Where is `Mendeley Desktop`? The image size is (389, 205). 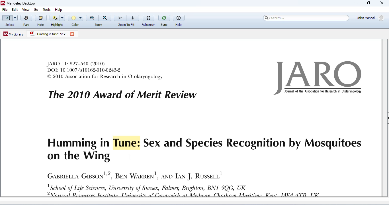 Mendeley Desktop is located at coordinates (18, 4).